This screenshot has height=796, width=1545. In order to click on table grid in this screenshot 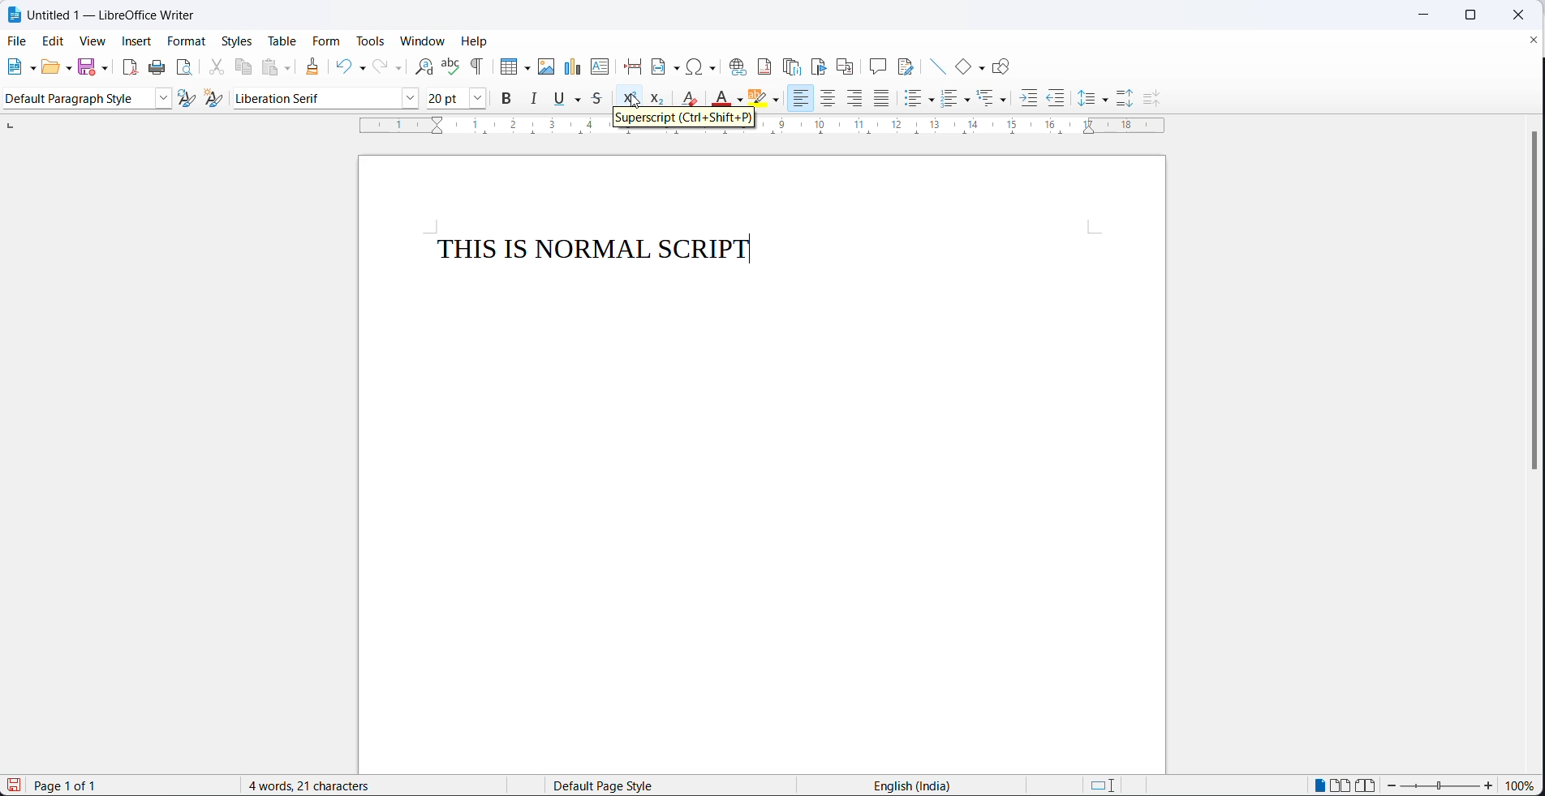, I will do `click(526, 68)`.